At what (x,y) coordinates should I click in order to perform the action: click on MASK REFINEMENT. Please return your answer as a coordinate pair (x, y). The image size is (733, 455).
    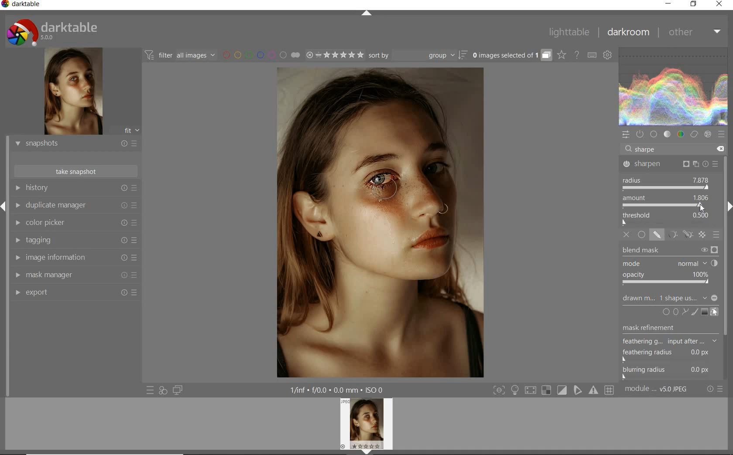
    Looking at the image, I should click on (668, 328).